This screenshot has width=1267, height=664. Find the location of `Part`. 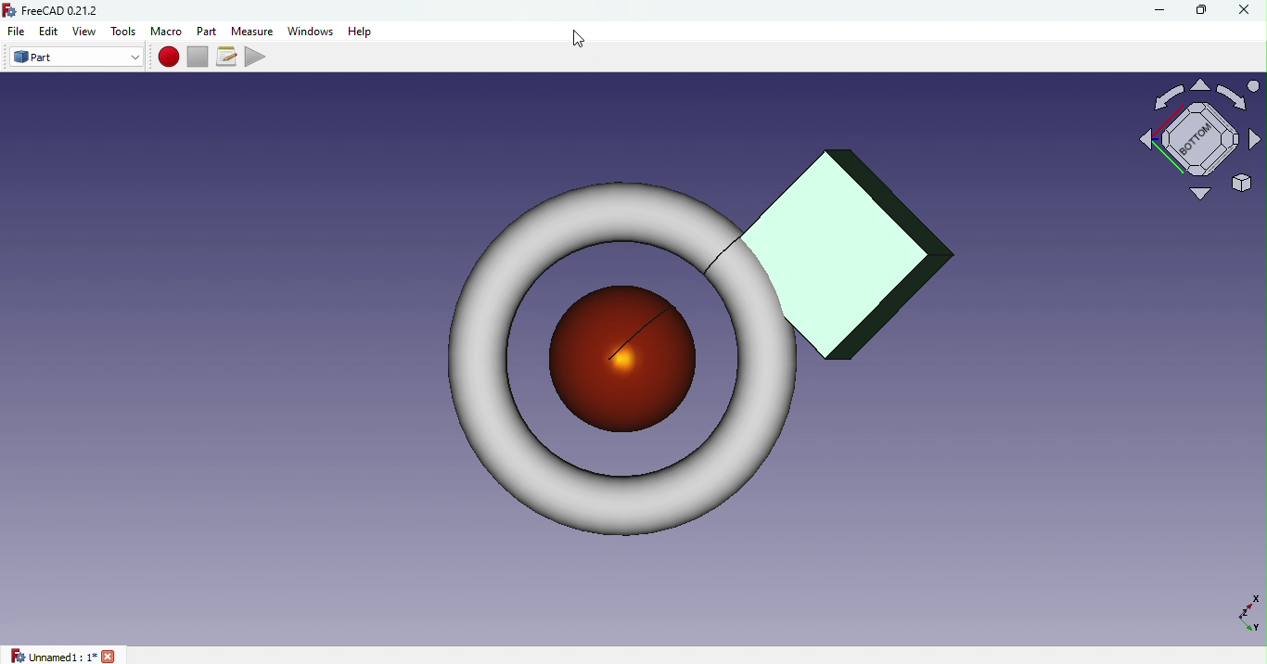

Part is located at coordinates (208, 30).